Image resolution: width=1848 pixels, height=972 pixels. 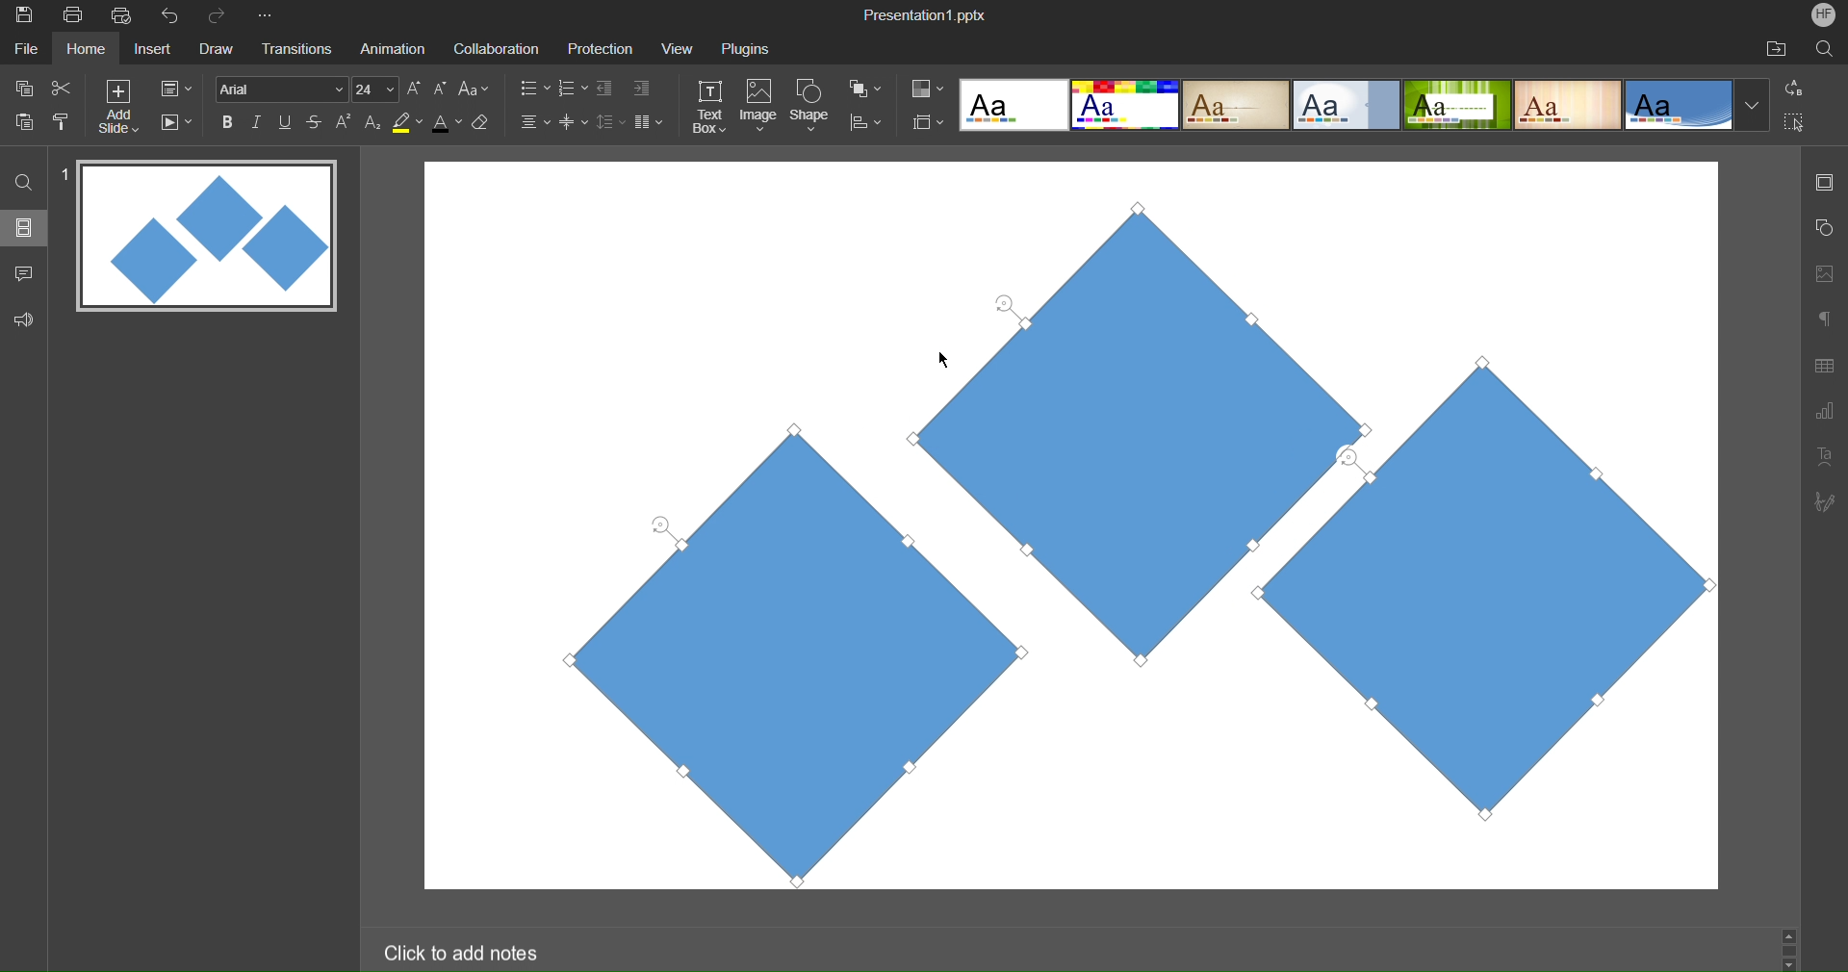 What do you see at coordinates (64, 121) in the screenshot?
I see `Format painter` at bounding box center [64, 121].